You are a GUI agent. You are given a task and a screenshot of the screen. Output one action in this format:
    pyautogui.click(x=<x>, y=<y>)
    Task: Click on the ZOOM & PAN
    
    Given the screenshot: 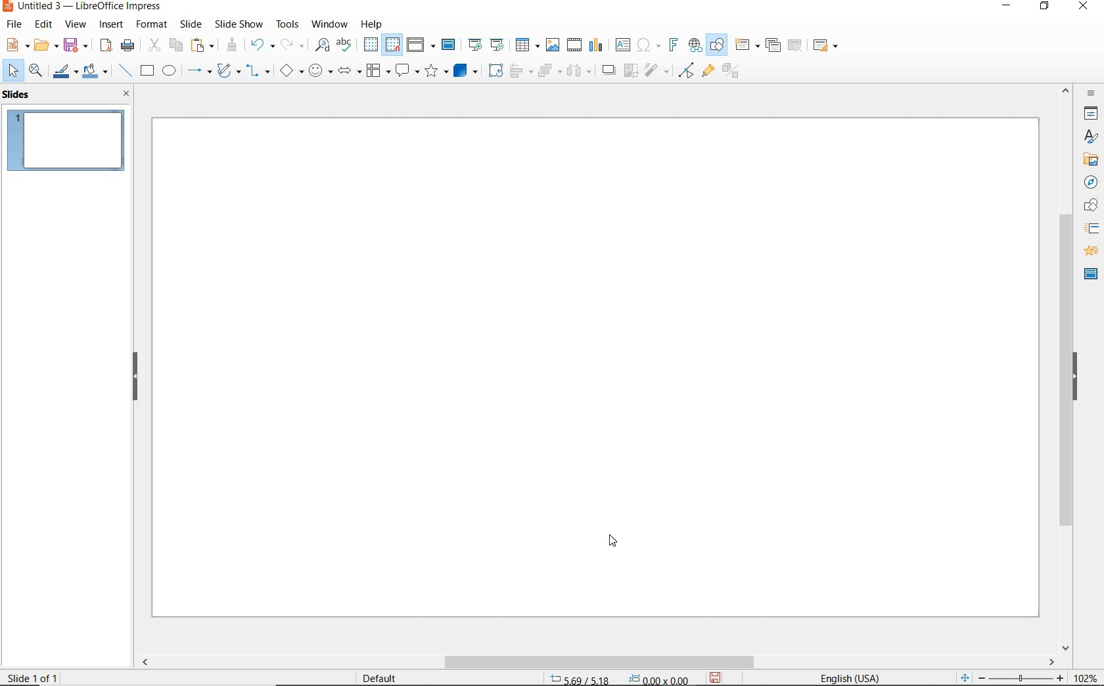 What is the action you would take?
    pyautogui.click(x=36, y=70)
    